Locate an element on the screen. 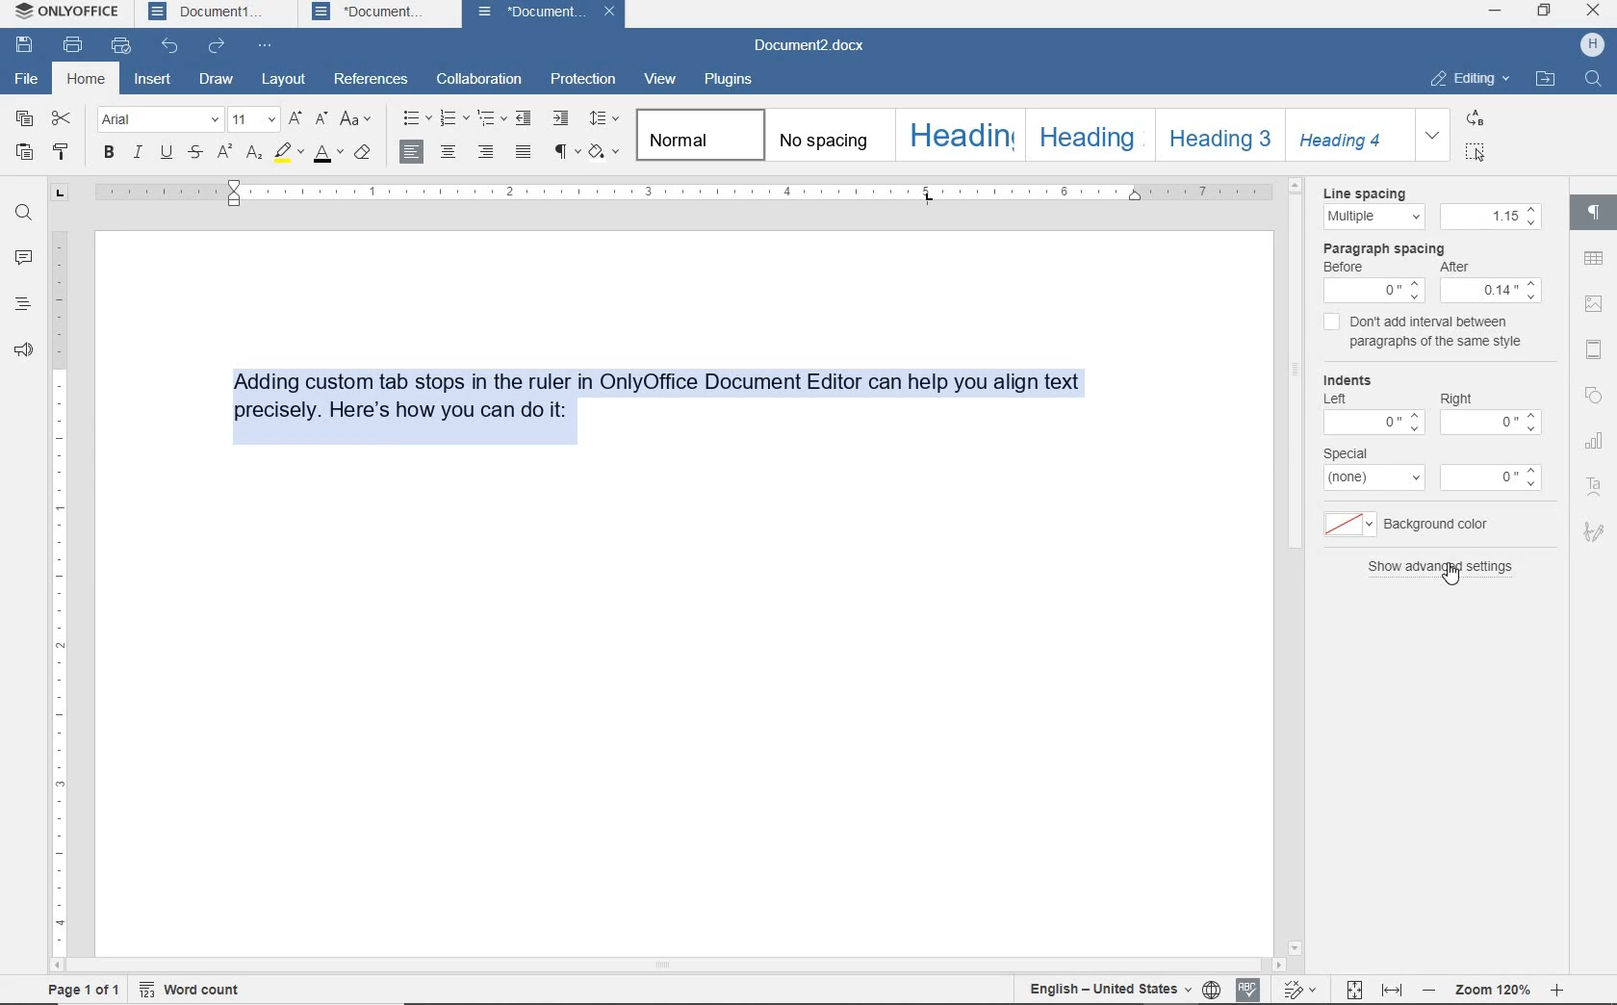 The image size is (1617, 1005). multilevel list is located at coordinates (489, 116).